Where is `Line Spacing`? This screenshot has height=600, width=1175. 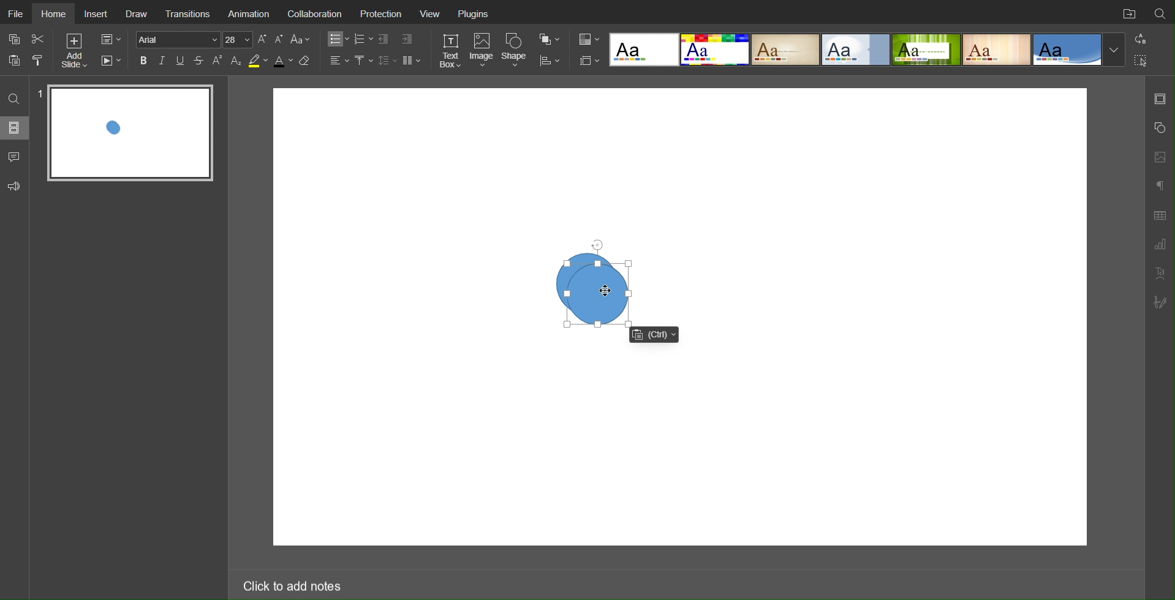 Line Spacing is located at coordinates (387, 60).